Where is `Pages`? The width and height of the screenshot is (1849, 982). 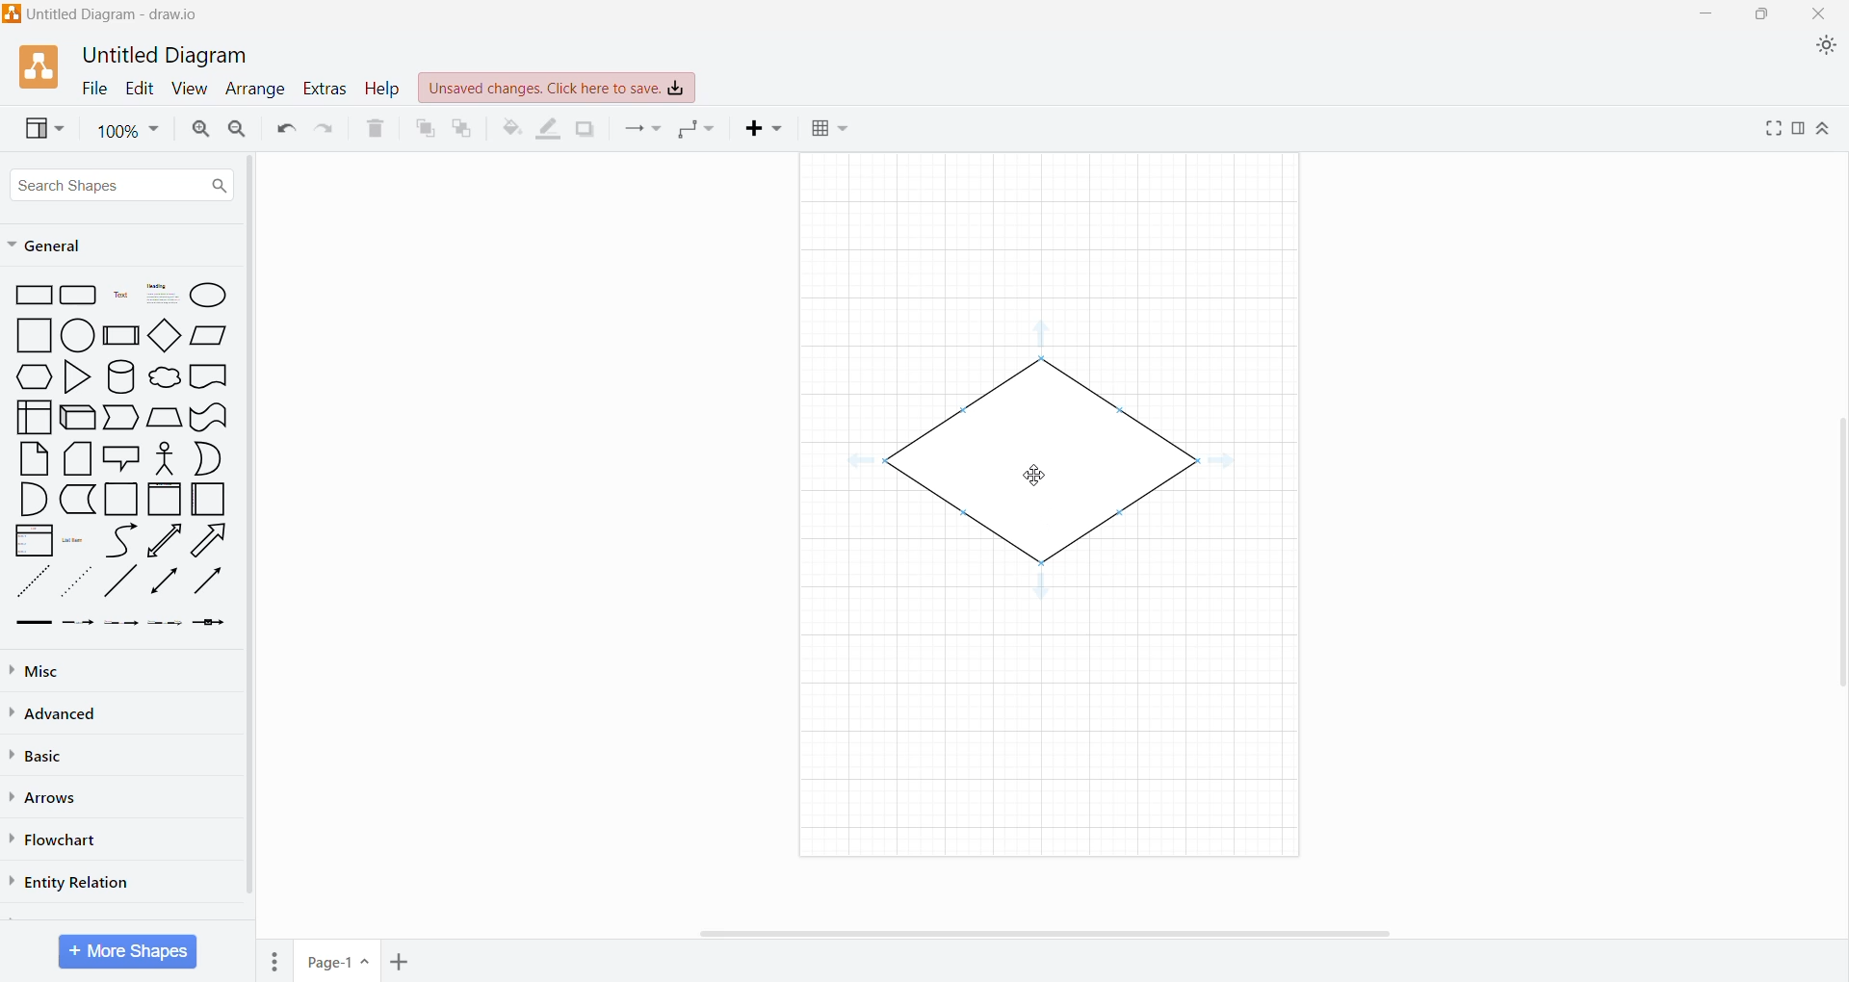
Pages is located at coordinates (273, 962).